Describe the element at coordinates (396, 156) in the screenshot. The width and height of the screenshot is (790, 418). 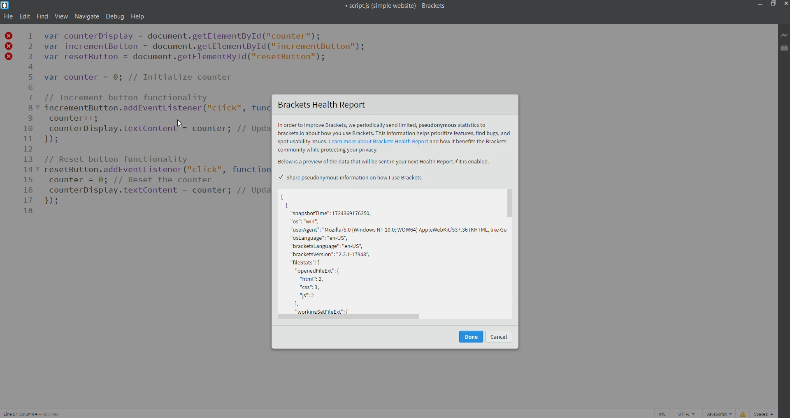
I see `Community while protecting your privacy dot below is preview of the data that will be sent in your next health report if it's enabled` at that location.